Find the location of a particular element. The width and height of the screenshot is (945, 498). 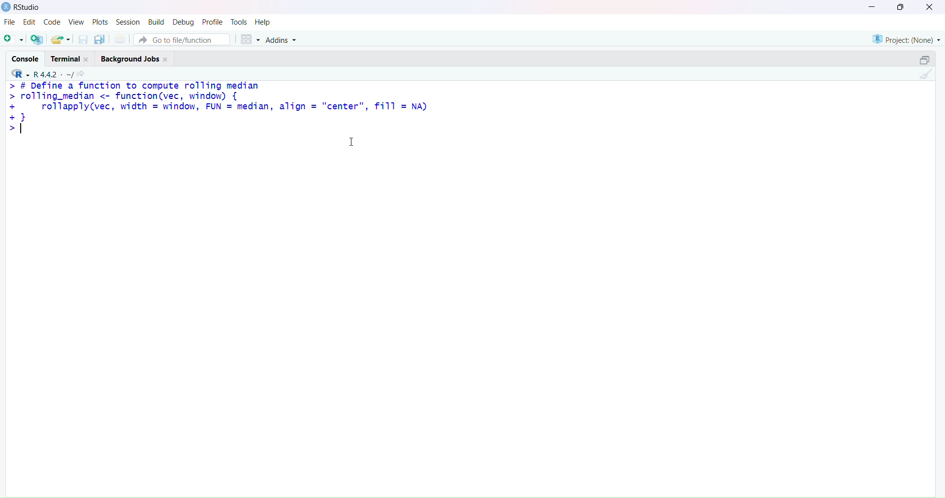

tools is located at coordinates (239, 22).